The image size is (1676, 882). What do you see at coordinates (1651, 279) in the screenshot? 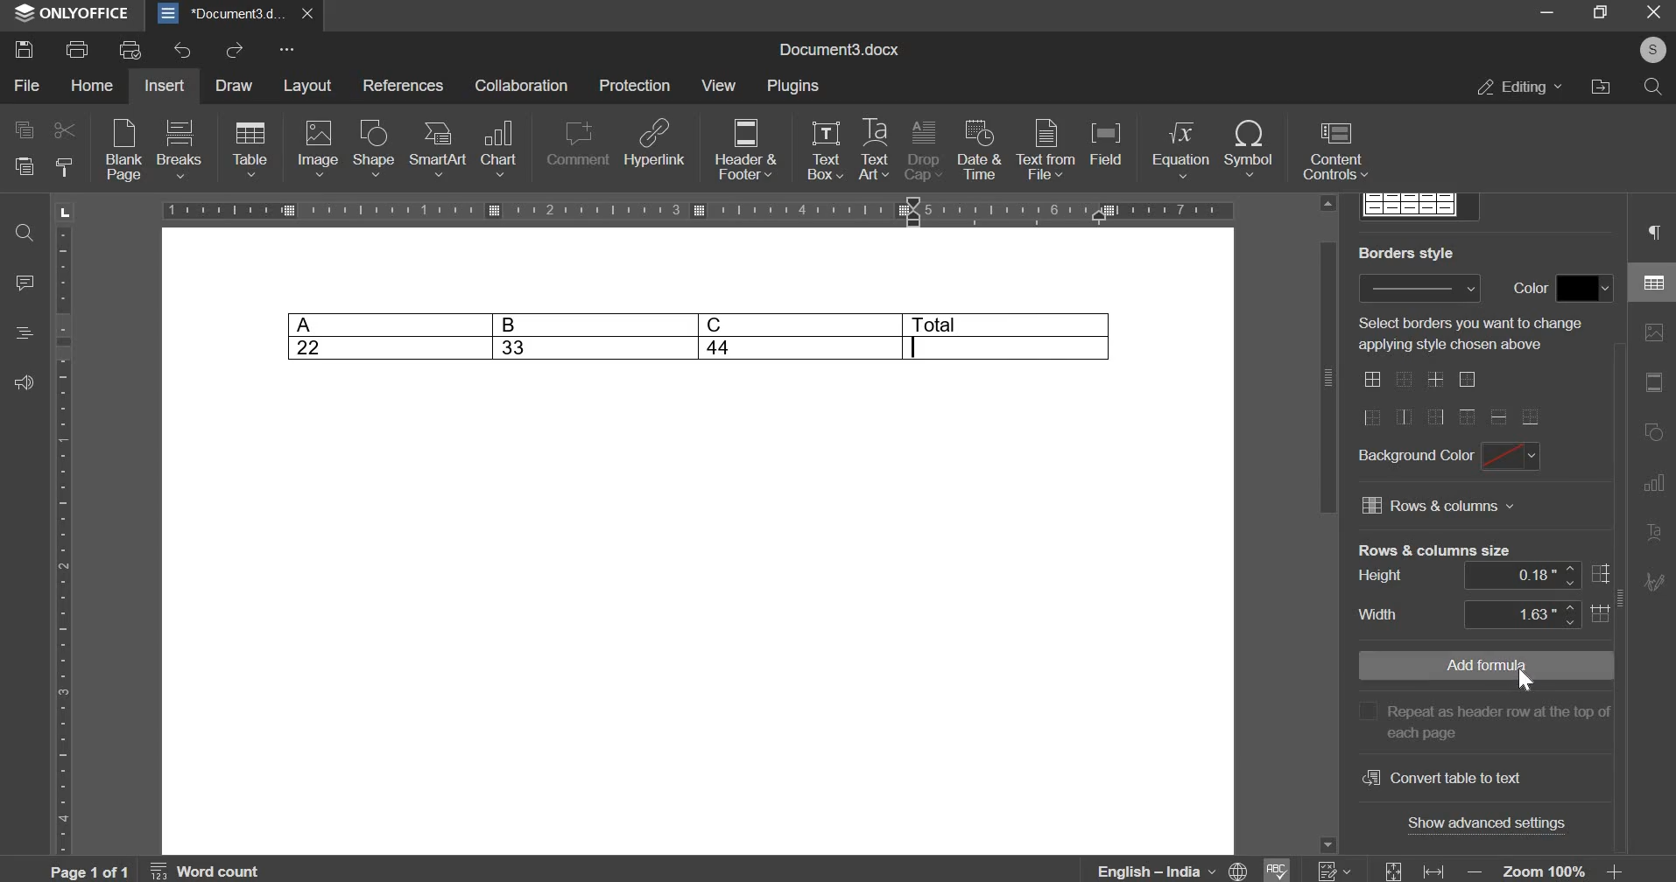
I see `table settings` at bounding box center [1651, 279].